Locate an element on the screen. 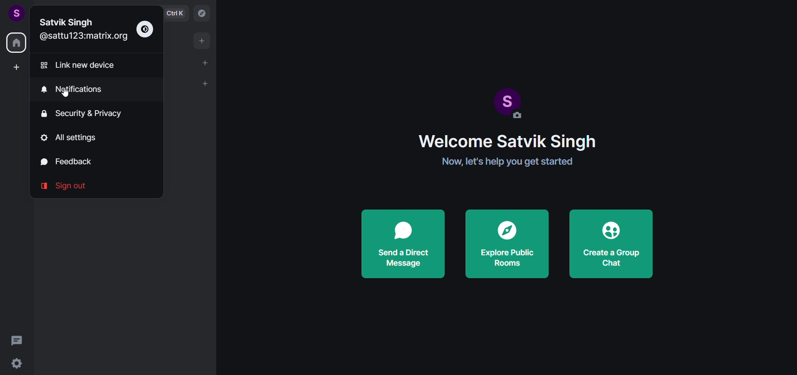 This screenshot has width=797, height=375. list opton is located at coordinates (207, 83).